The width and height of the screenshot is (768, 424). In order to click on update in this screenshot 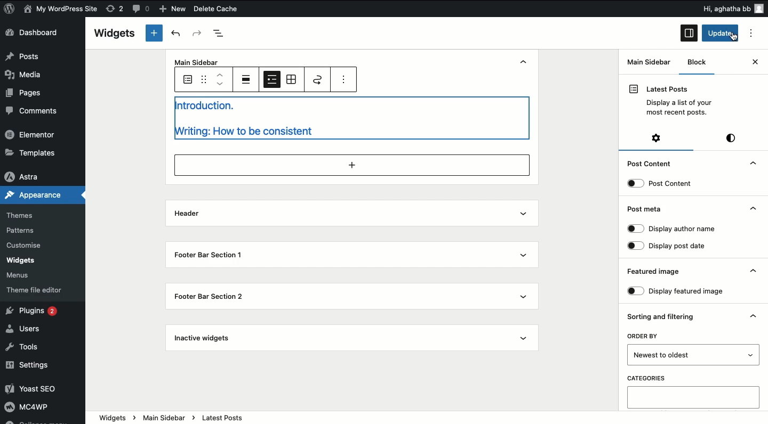, I will do `click(722, 32)`.